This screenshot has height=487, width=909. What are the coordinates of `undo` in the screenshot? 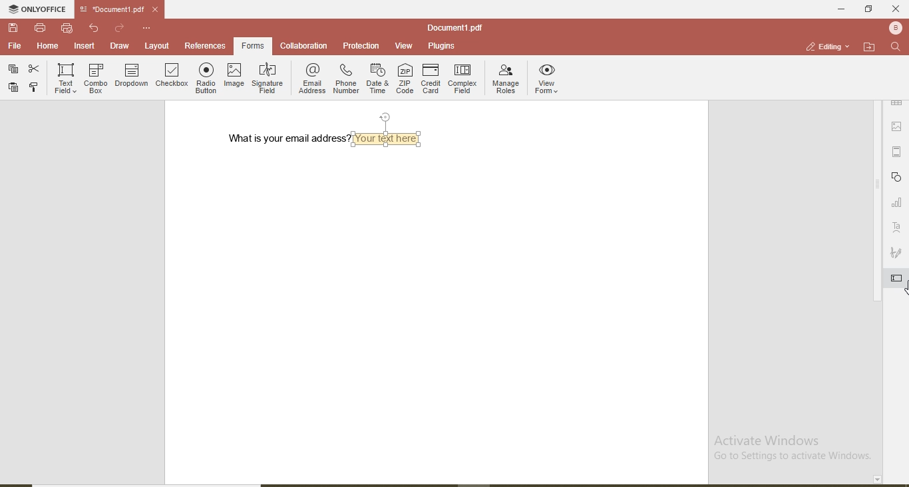 It's located at (96, 28).